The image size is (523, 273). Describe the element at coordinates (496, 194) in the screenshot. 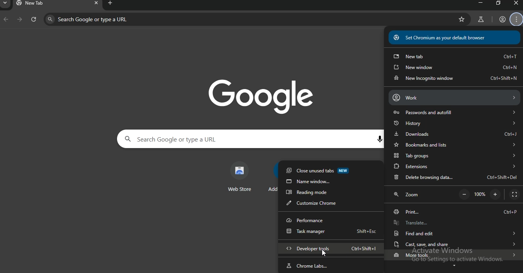

I see `zoom in` at that location.